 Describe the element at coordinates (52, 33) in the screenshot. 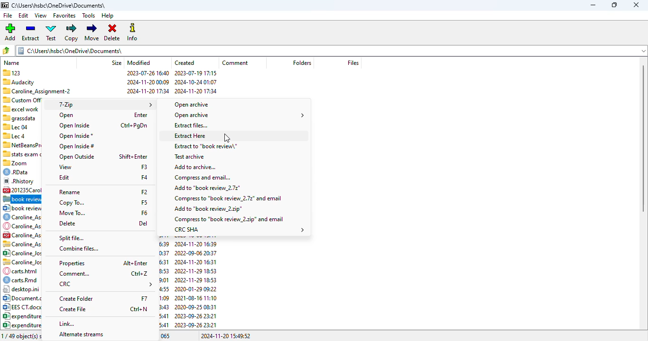

I see `test` at that location.